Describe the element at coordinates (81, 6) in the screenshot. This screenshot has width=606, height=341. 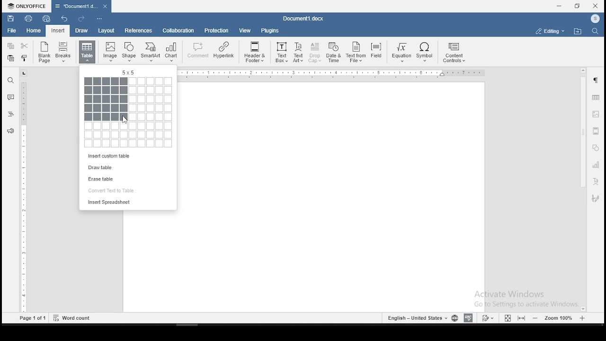
I see `Document3.docx` at that location.